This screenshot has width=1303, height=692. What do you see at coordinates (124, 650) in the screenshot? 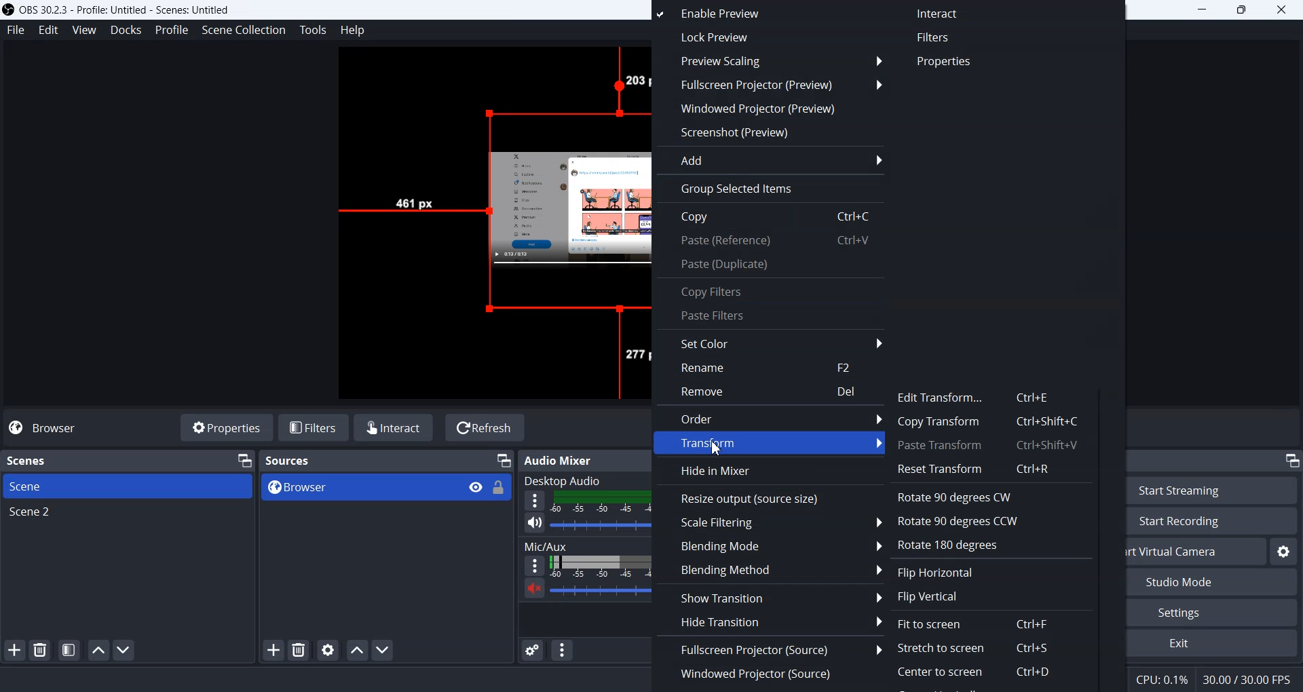
I see `Move scene down` at bounding box center [124, 650].